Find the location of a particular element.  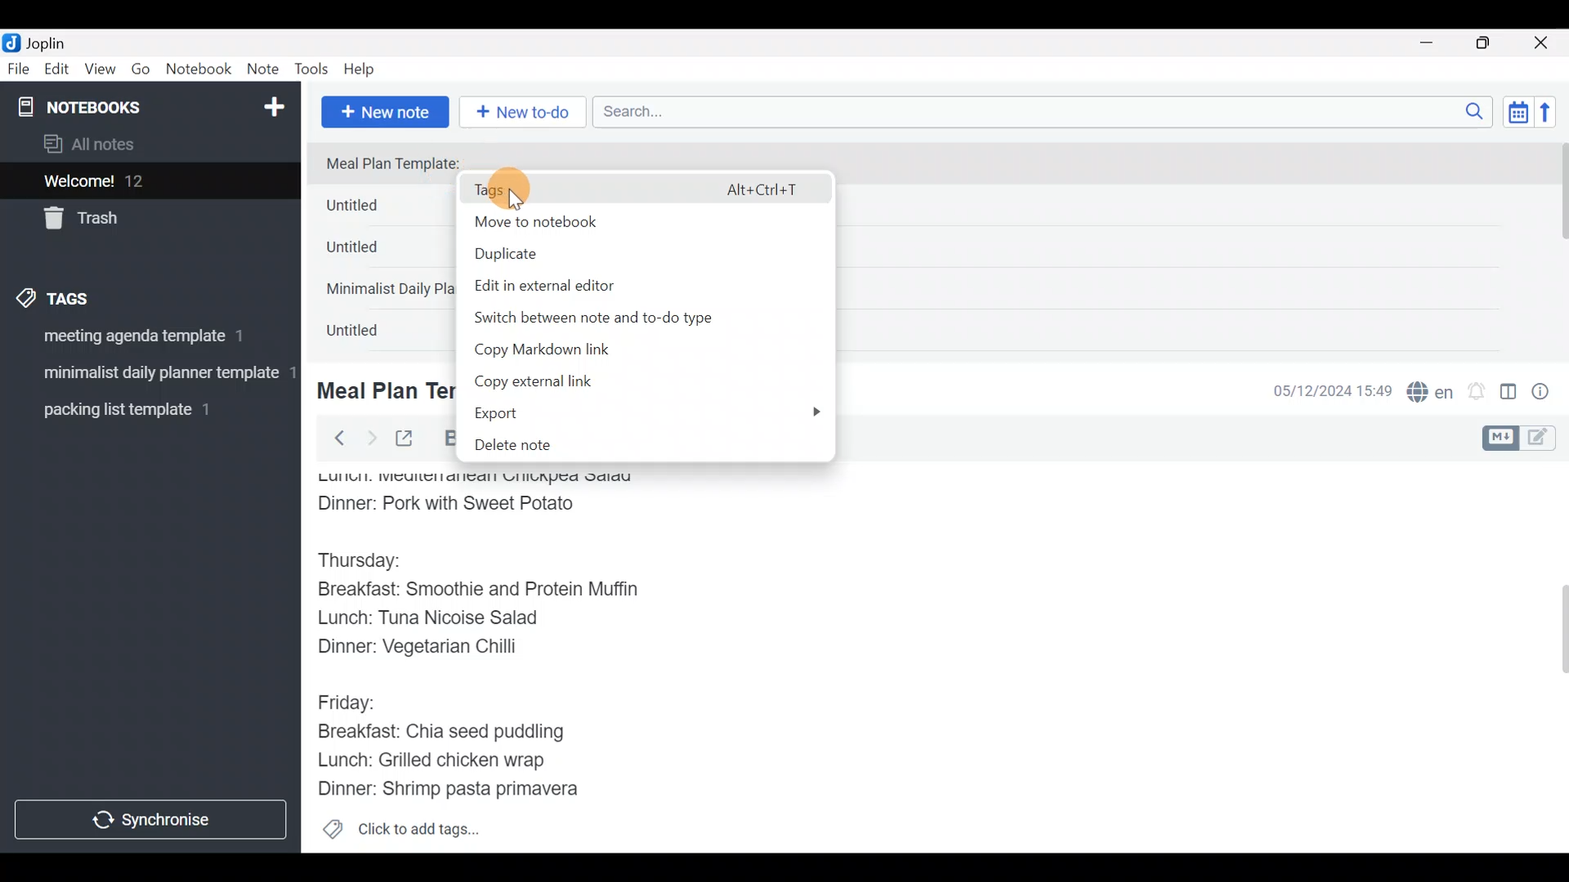

New to-do is located at coordinates (526, 114).